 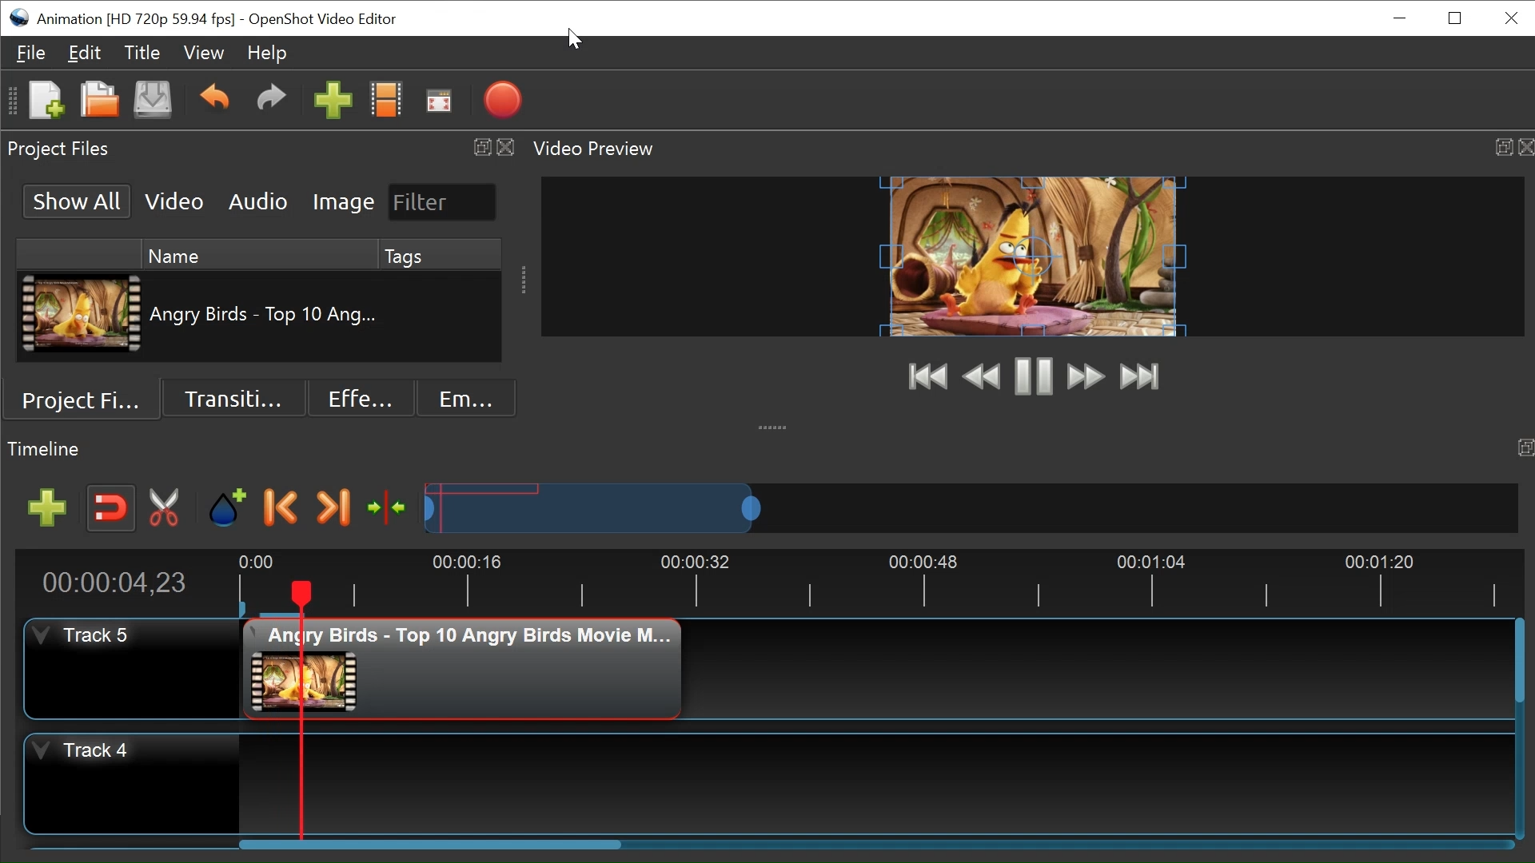 What do you see at coordinates (323, 20) in the screenshot?
I see `OpenShot Video Editor` at bounding box center [323, 20].